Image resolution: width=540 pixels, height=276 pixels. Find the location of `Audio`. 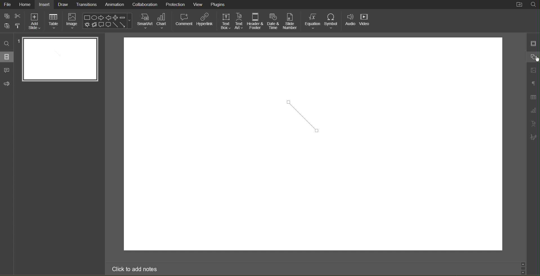

Audio is located at coordinates (350, 21).